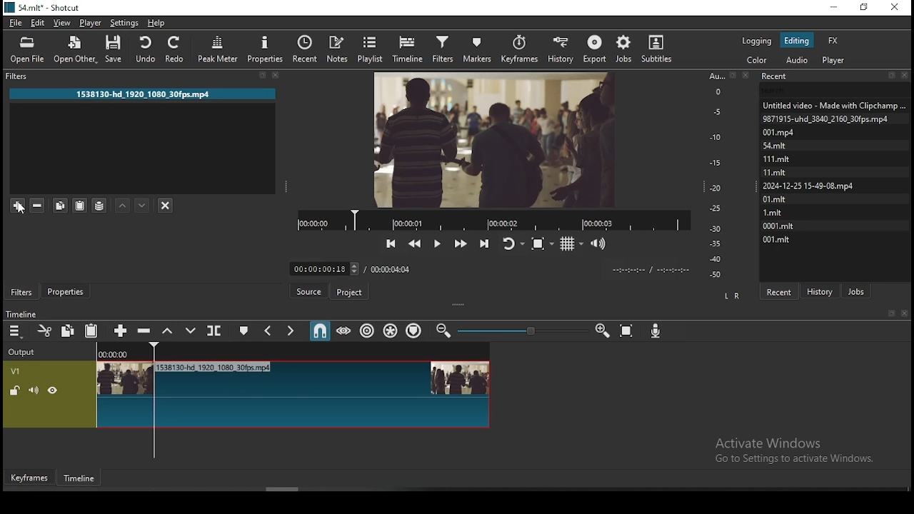  Describe the element at coordinates (489, 219) in the screenshot. I see `video progress bar` at that location.